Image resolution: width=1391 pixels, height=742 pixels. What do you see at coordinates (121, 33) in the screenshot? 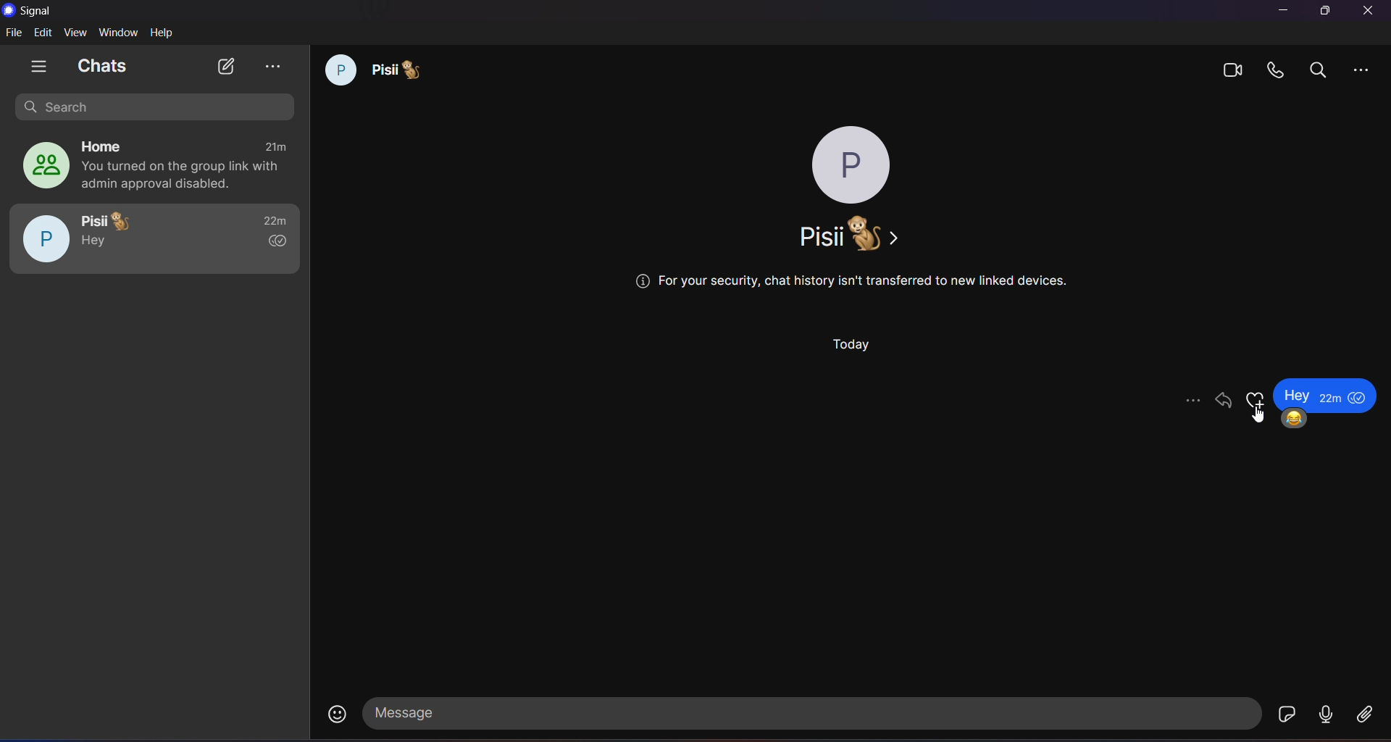
I see `window` at bounding box center [121, 33].